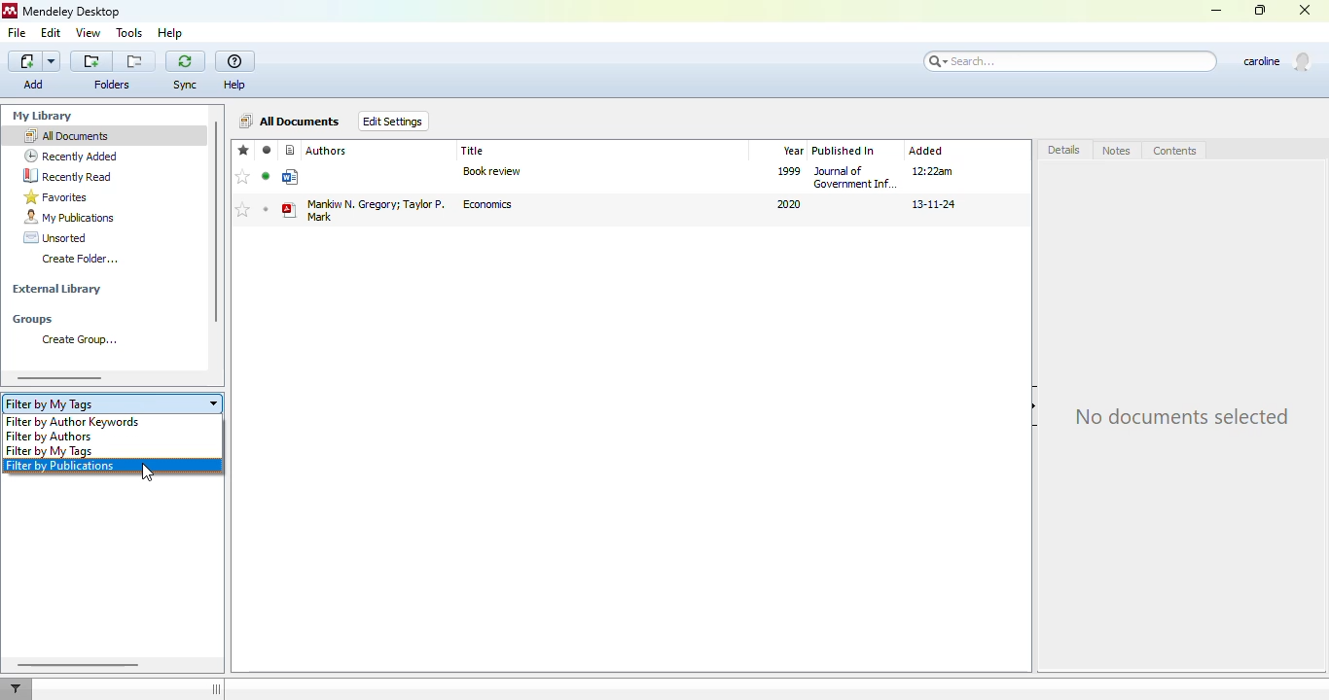 The height and width of the screenshot is (700, 1329). What do you see at coordinates (72, 422) in the screenshot?
I see `filter by author keywords` at bounding box center [72, 422].